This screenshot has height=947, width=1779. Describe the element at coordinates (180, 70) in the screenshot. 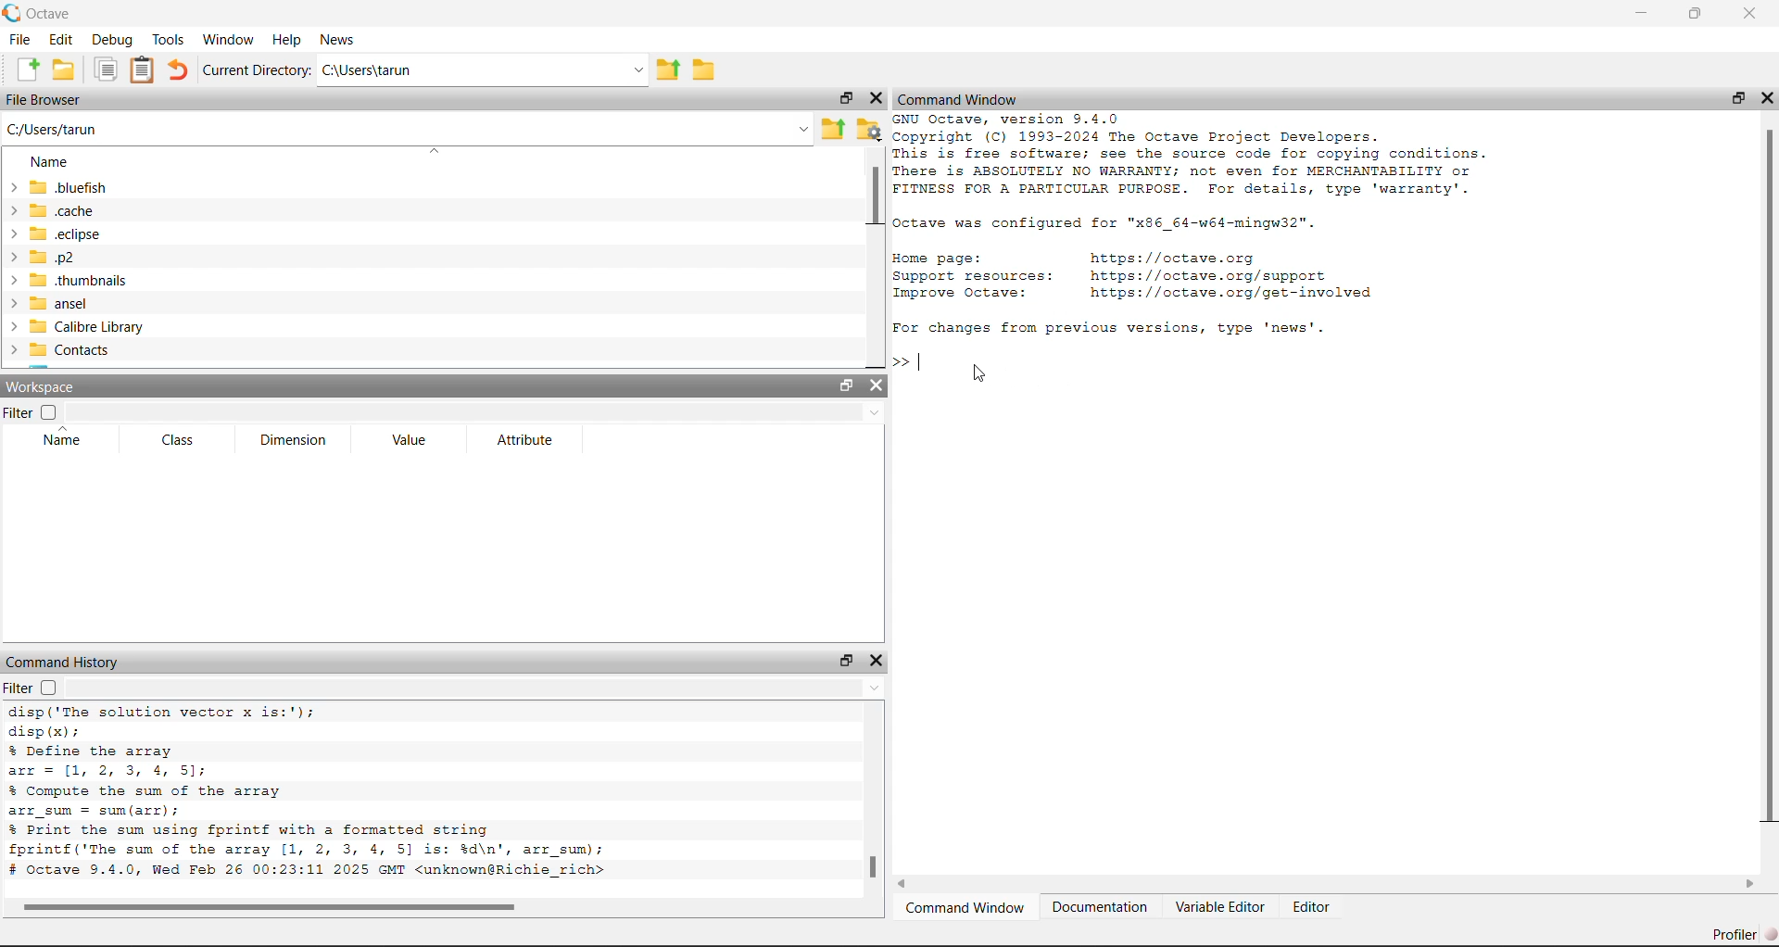

I see `Undo` at that location.